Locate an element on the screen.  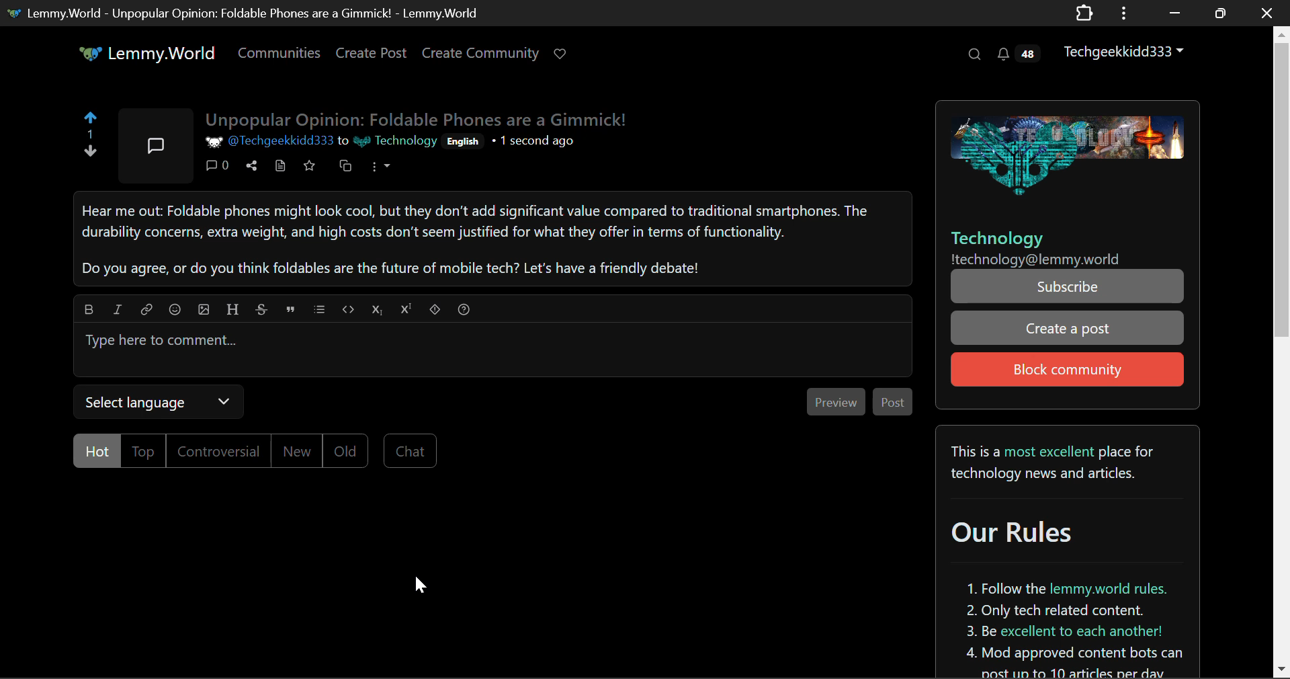
Techgeekkidd333 is located at coordinates (1129, 50).